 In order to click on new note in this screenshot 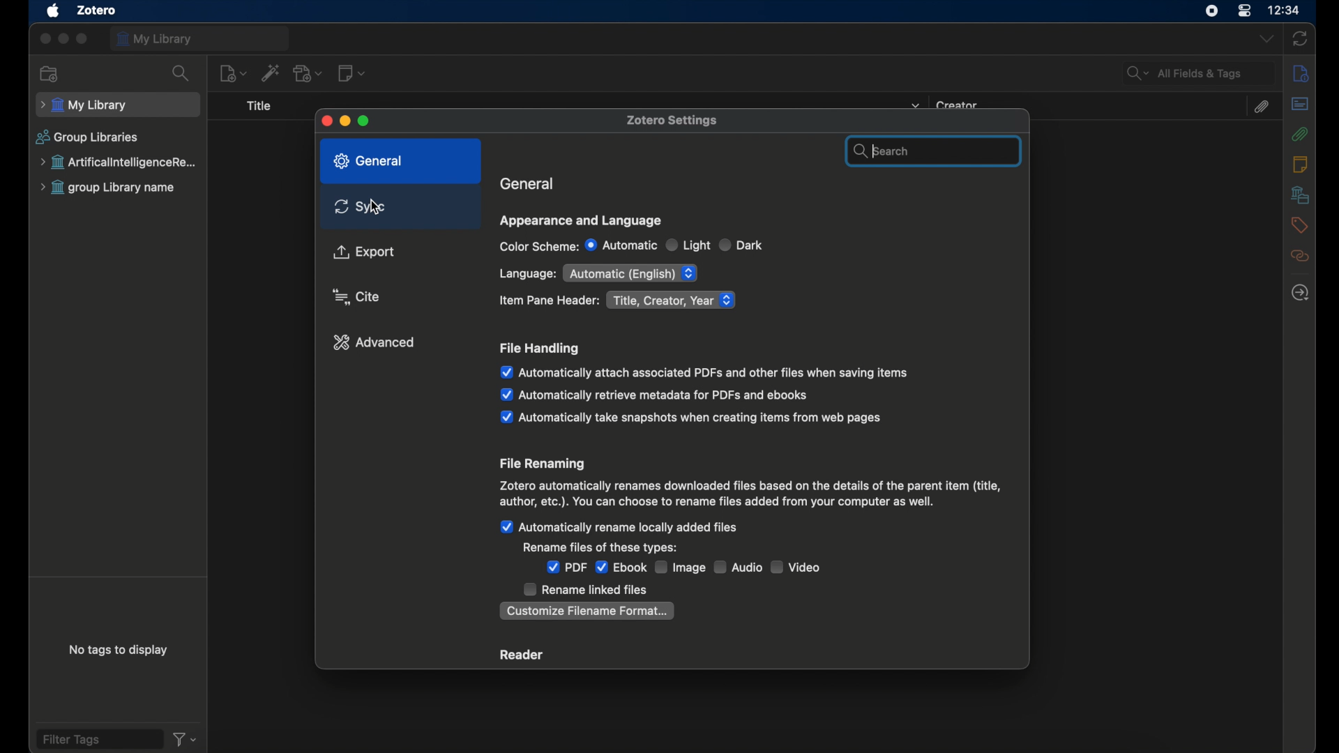, I will do `click(352, 73)`.